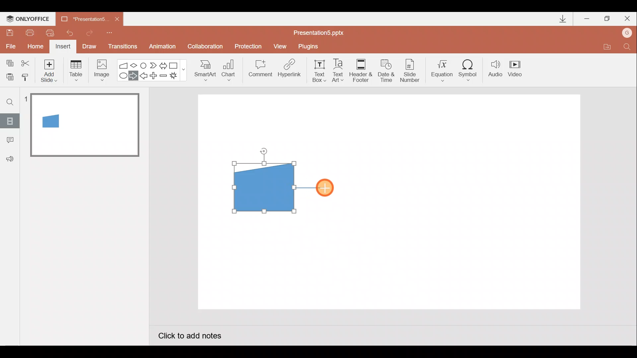 The height and width of the screenshot is (358, 637). What do you see at coordinates (607, 19) in the screenshot?
I see `Maximize` at bounding box center [607, 19].